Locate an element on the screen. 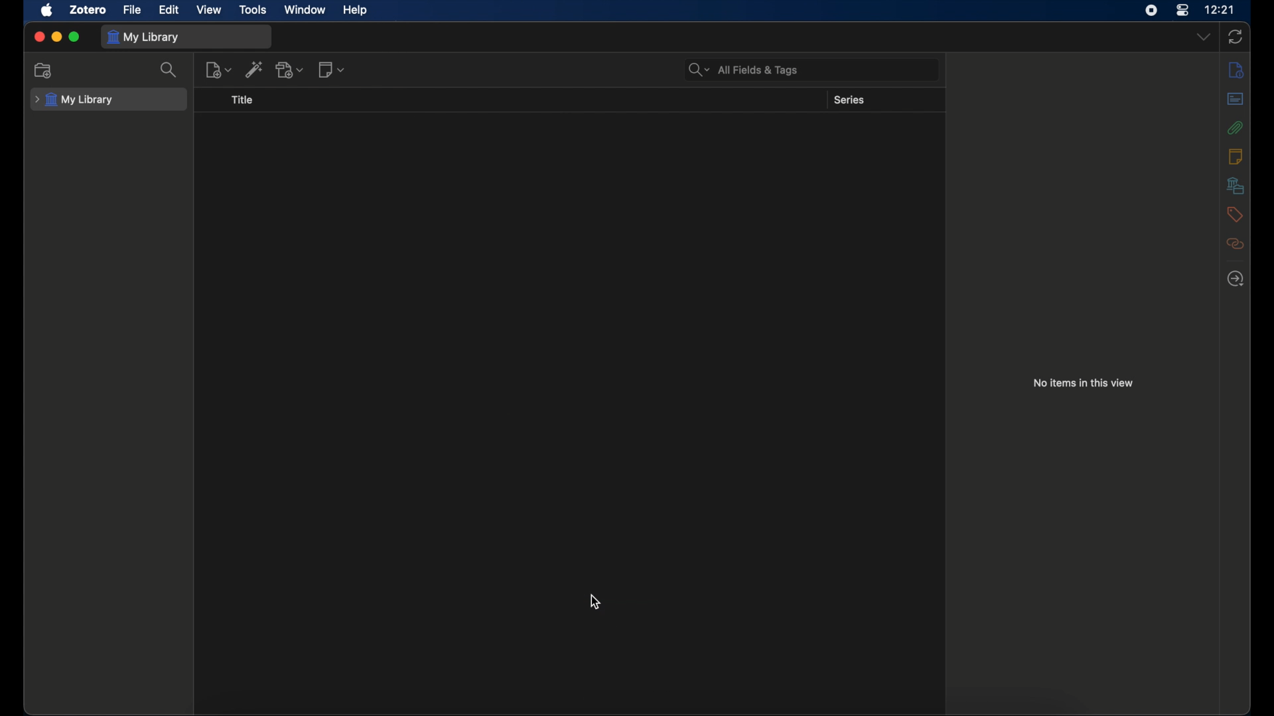 The image size is (1274, 716). my library is located at coordinates (73, 100).